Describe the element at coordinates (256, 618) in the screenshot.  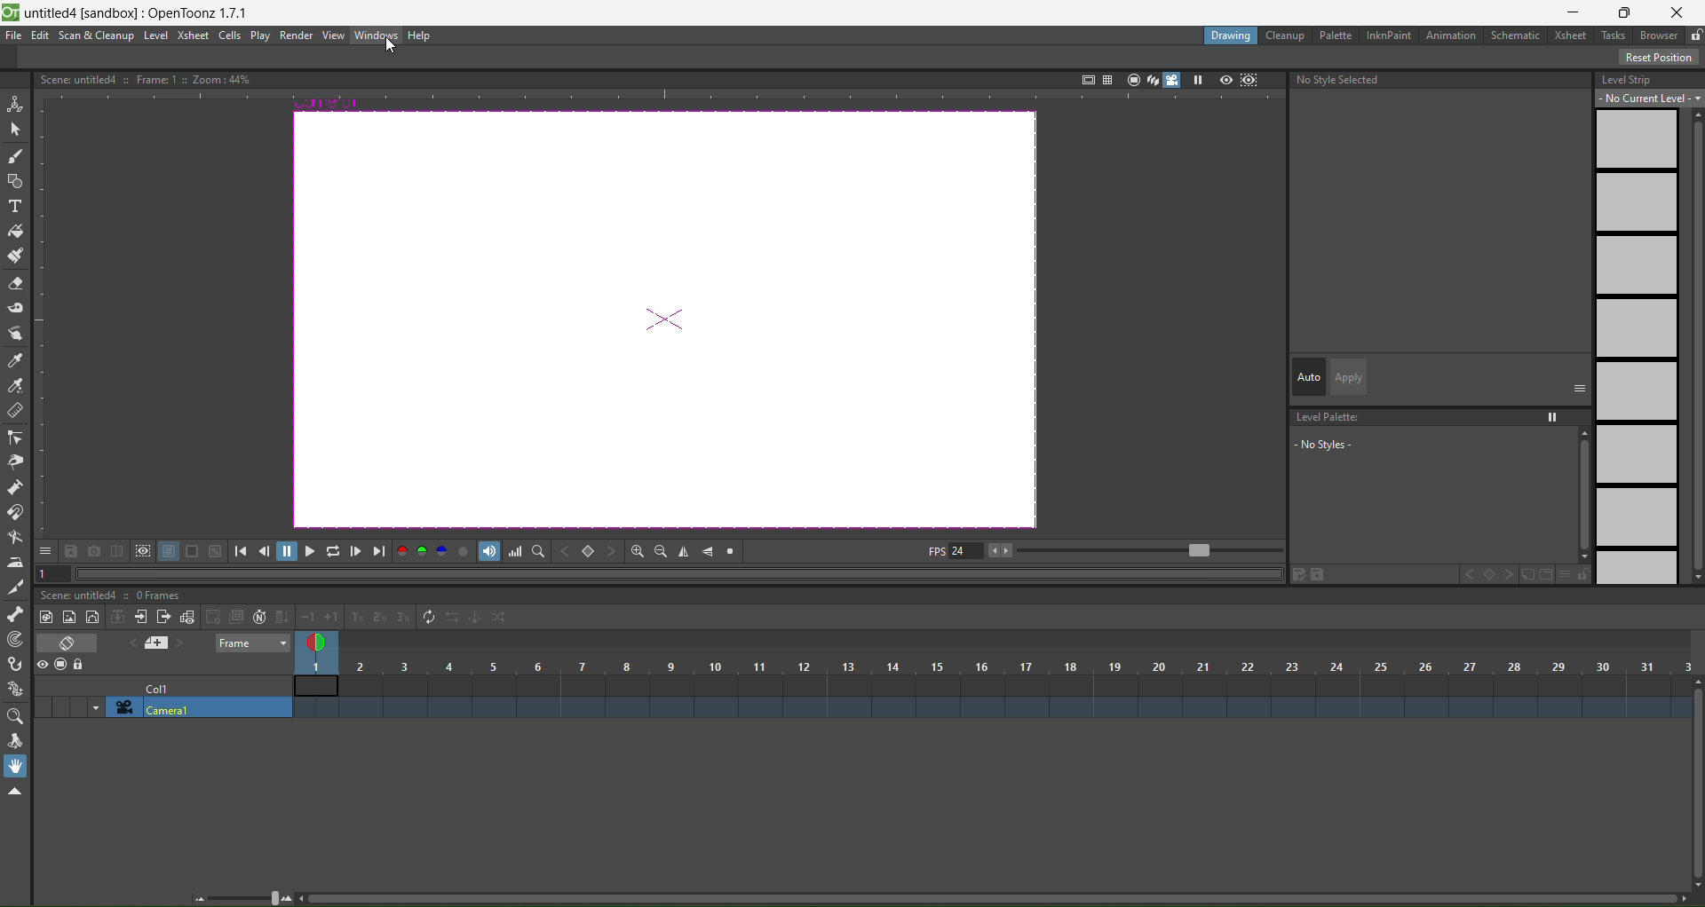
I see `auto input cell number` at that location.